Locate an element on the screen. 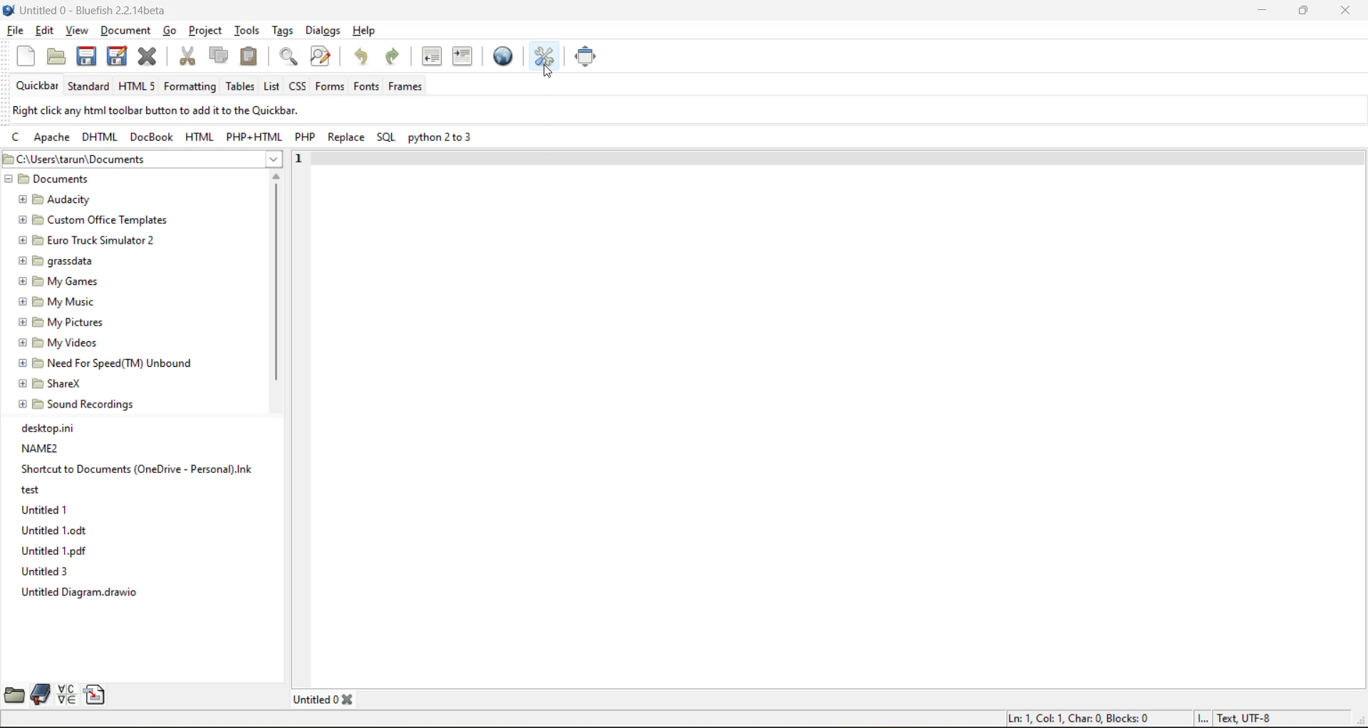 This screenshot has height=728, width=1368. go is located at coordinates (175, 33).